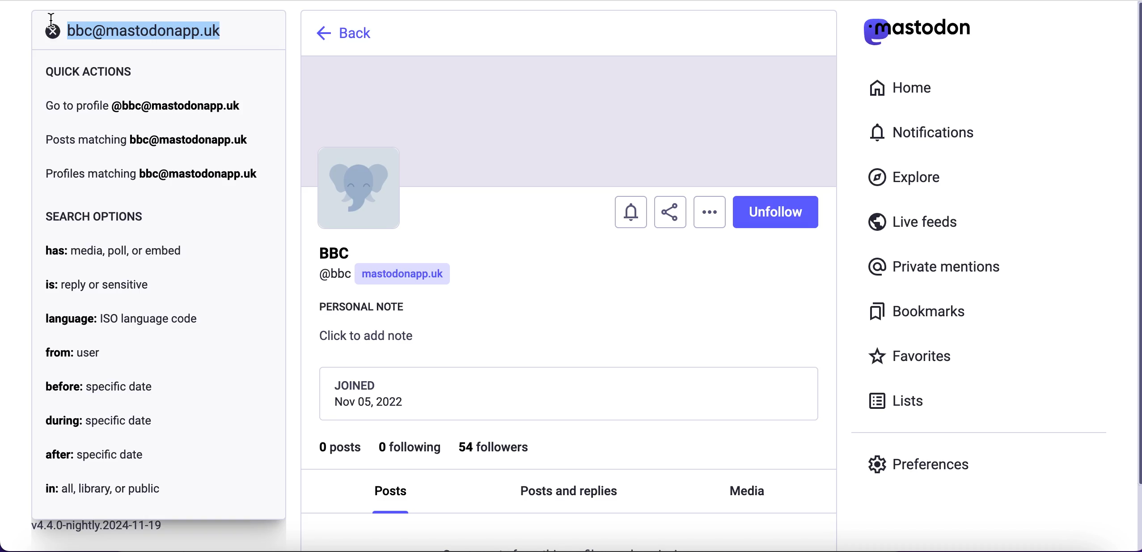 Image resolution: width=1142 pixels, height=552 pixels. I want to click on turn notifications on, so click(632, 209).